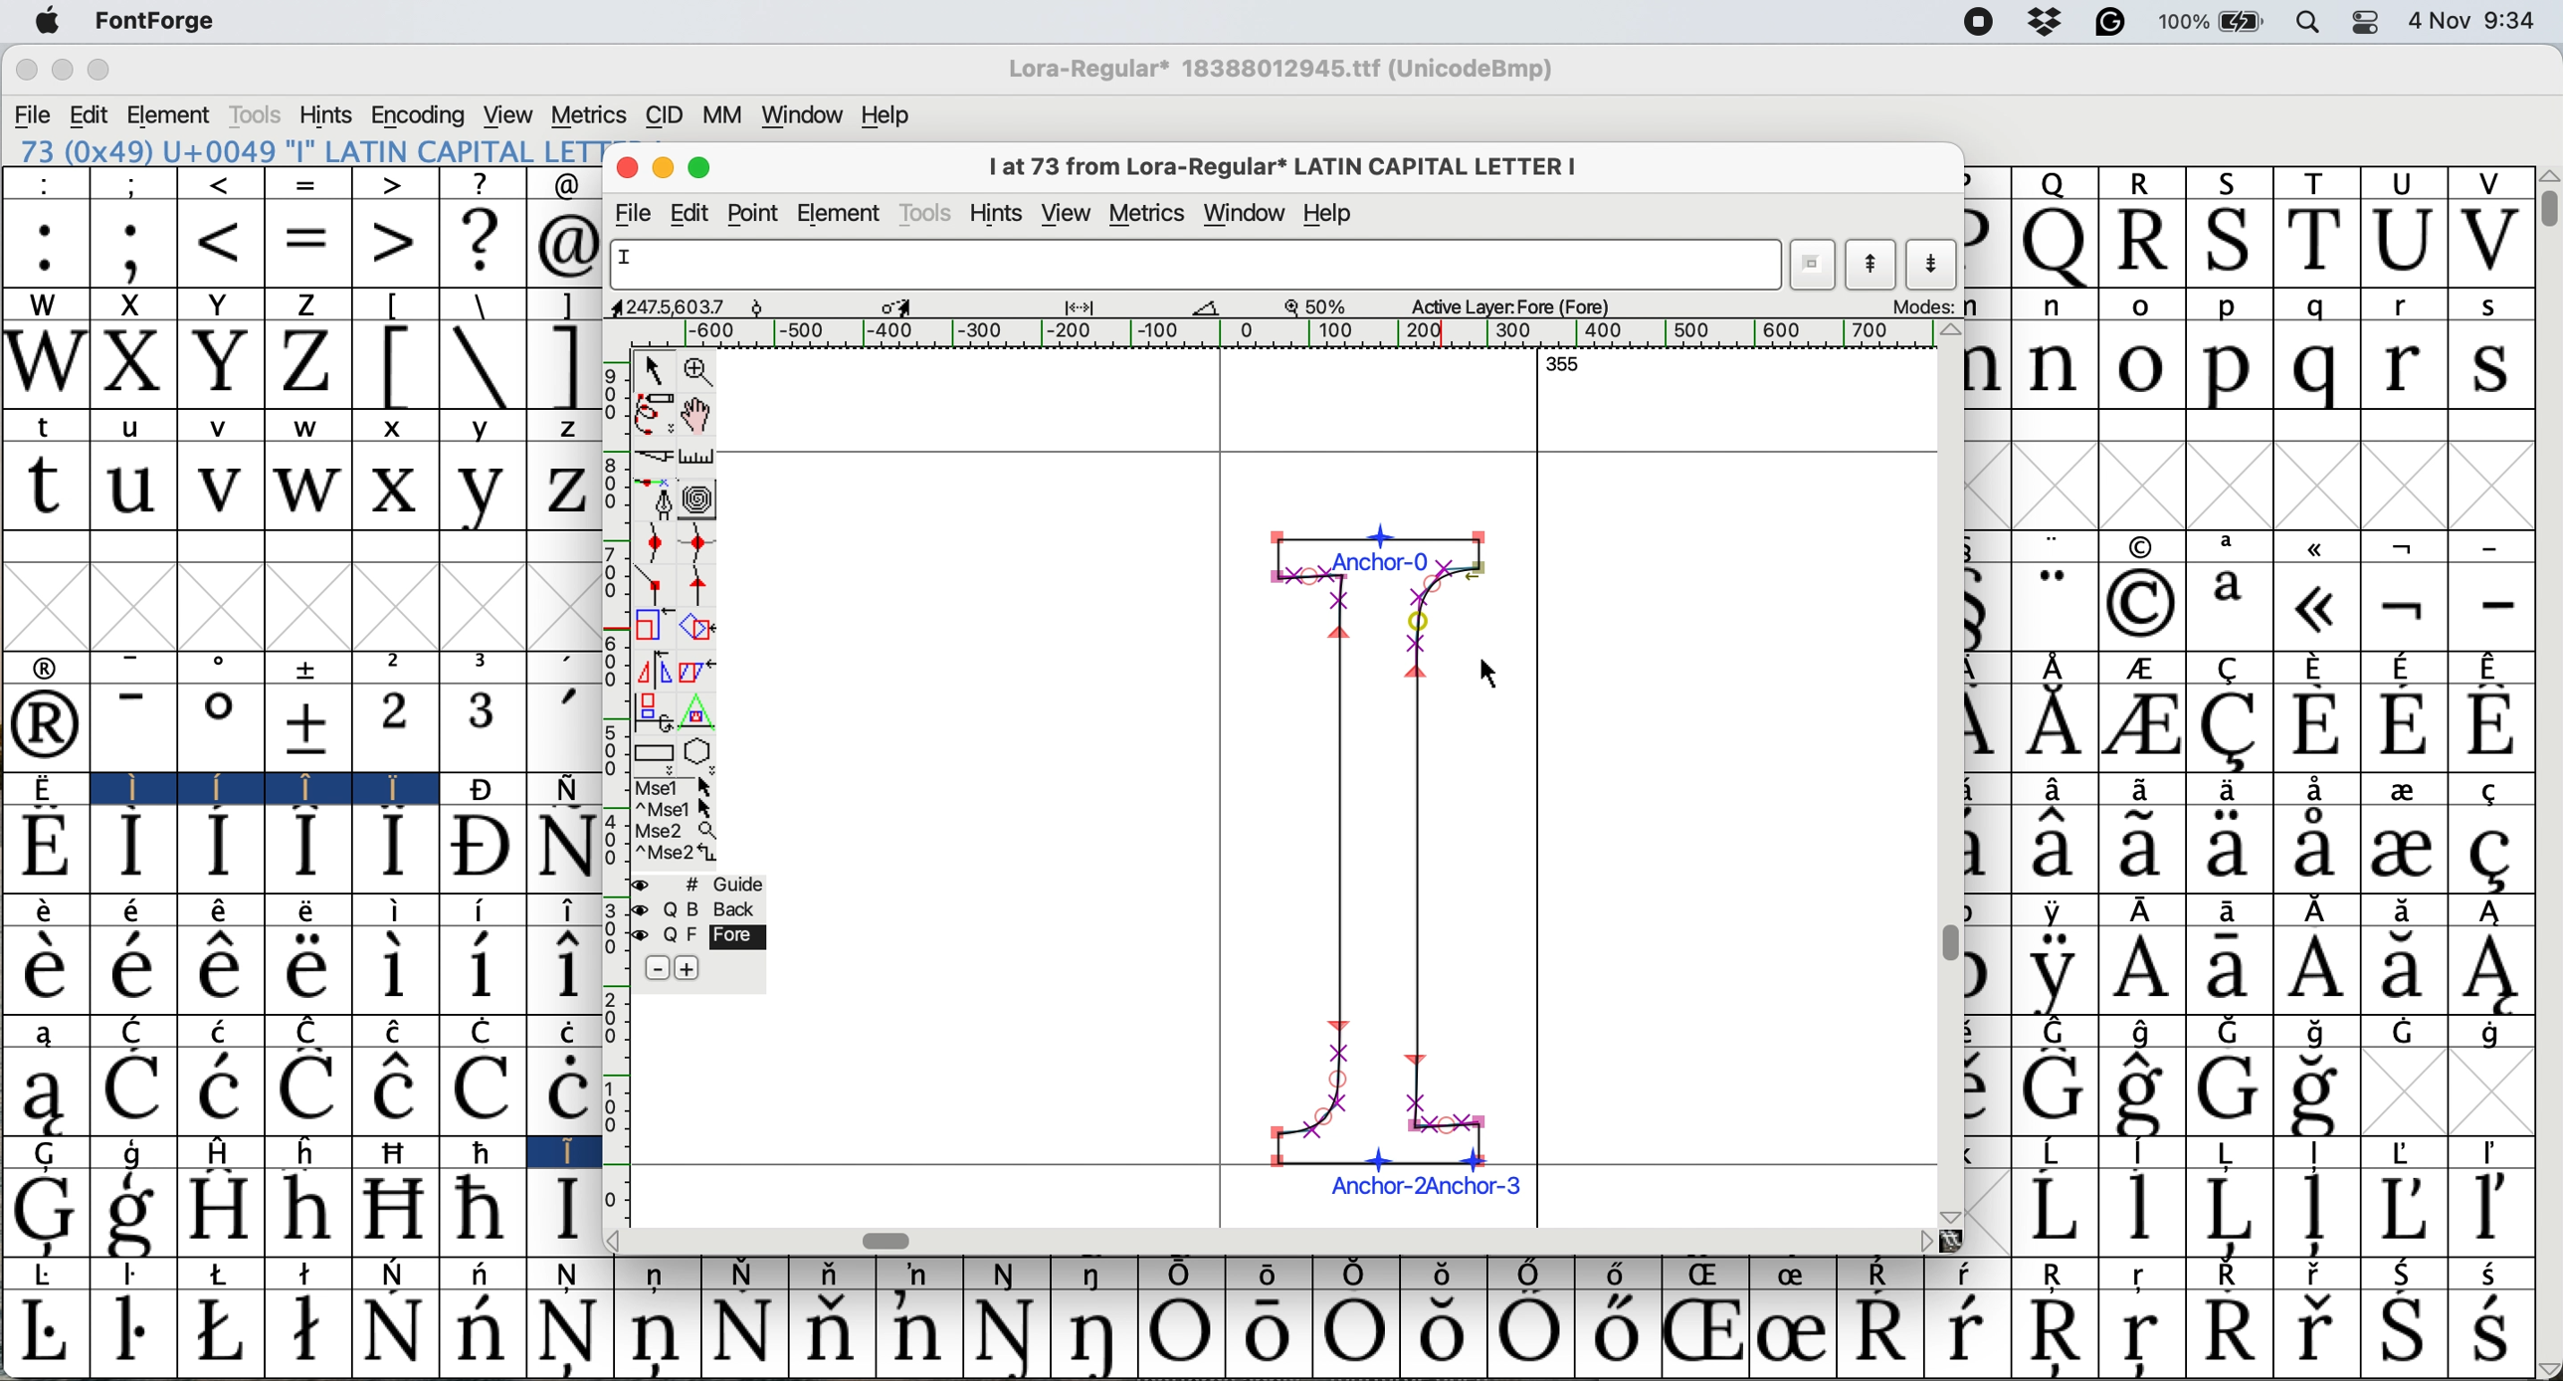  Describe the element at coordinates (2405, 605) in the screenshot. I see `Symbol` at that location.